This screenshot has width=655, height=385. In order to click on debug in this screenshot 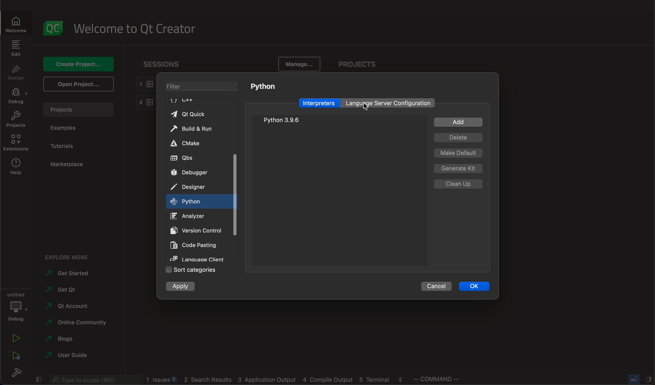, I will do `click(17, 307)`.